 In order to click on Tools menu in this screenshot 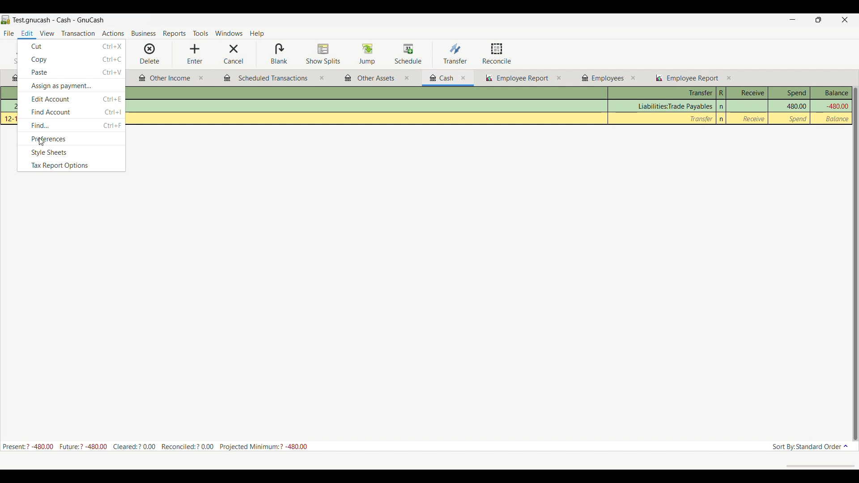, I will do `click(200, 33)`.